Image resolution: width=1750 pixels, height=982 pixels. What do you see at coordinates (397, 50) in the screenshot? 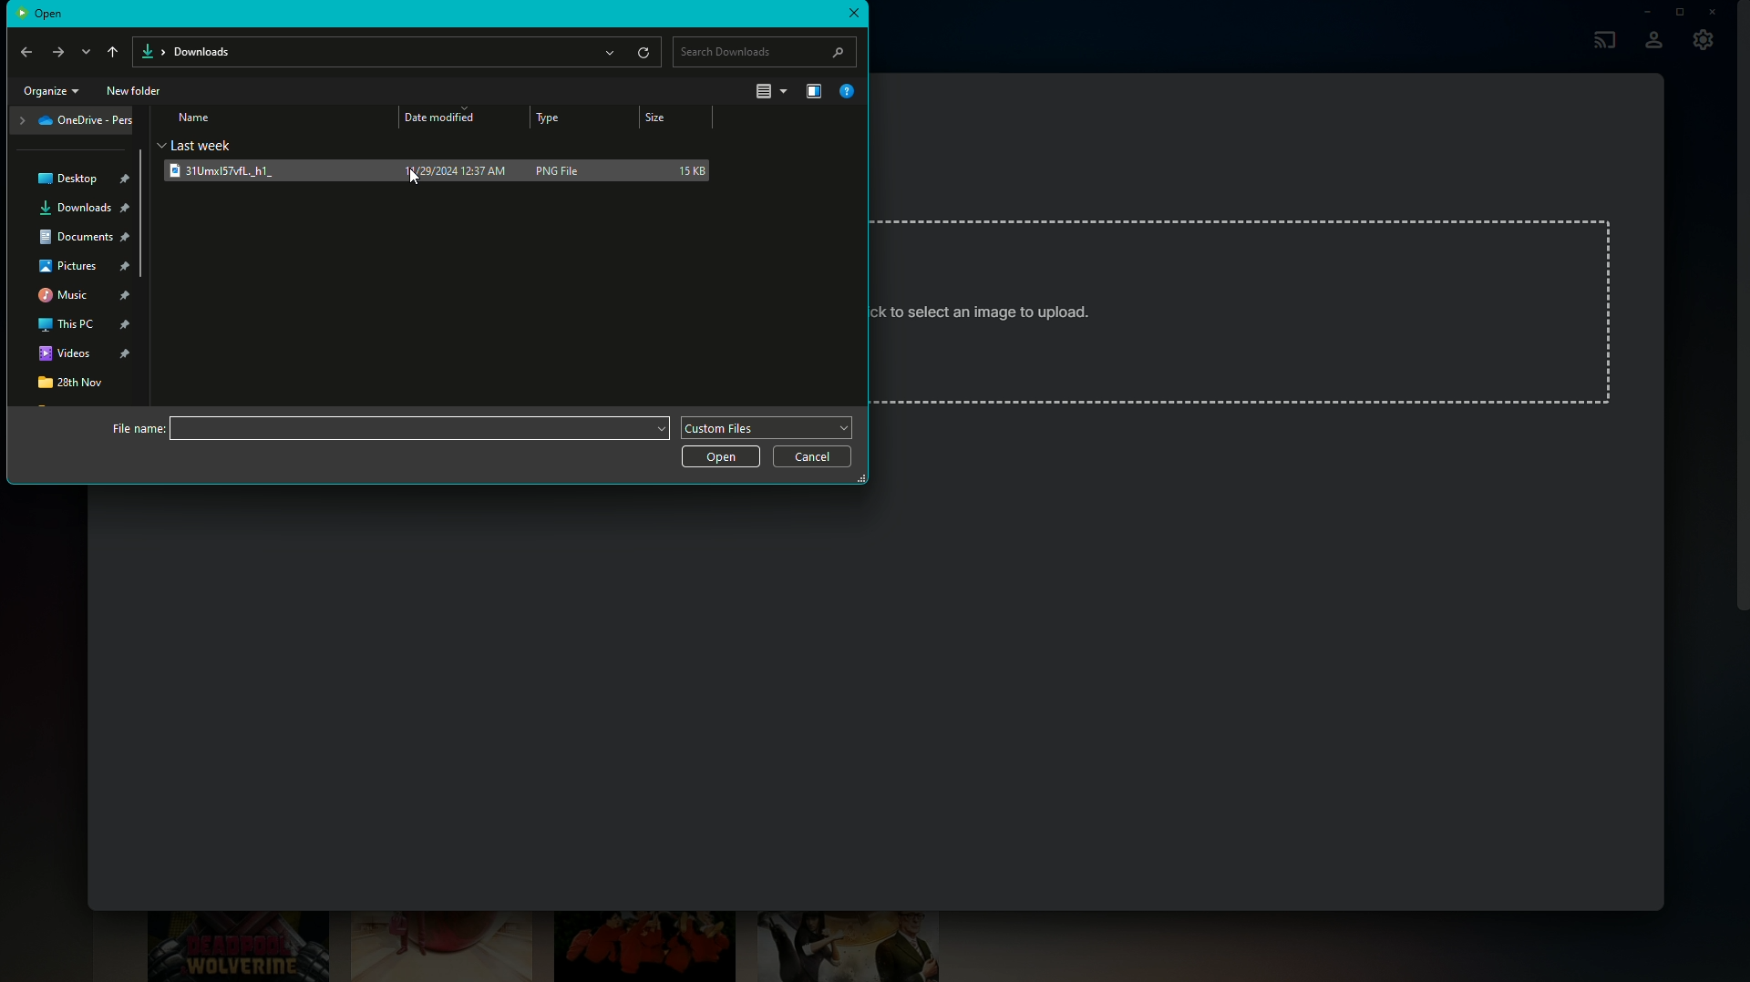
I see `Filepath` at bounding box center [397, 50].